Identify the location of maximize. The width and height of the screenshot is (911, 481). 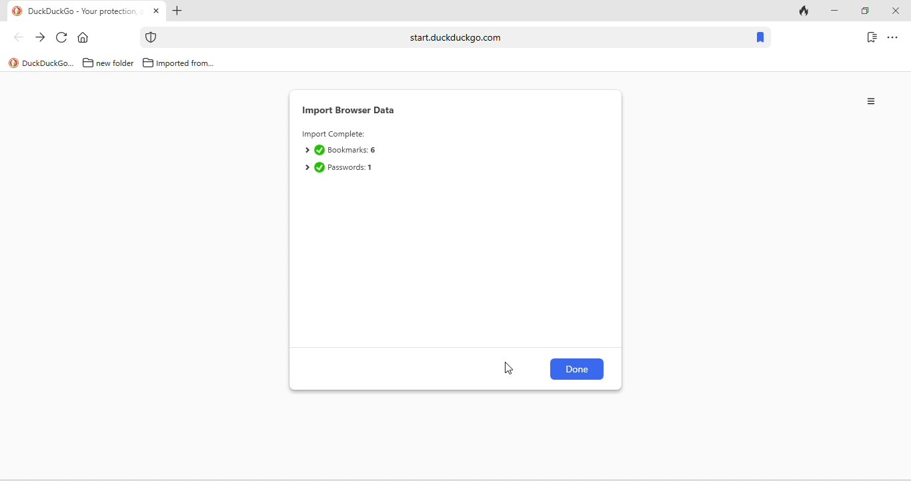
(864, 11).